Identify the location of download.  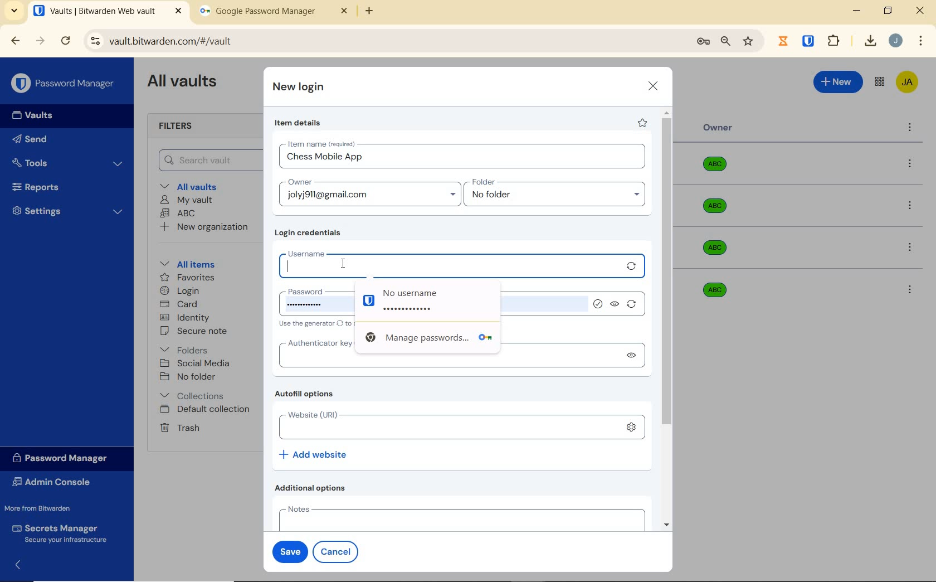
(870, 41).